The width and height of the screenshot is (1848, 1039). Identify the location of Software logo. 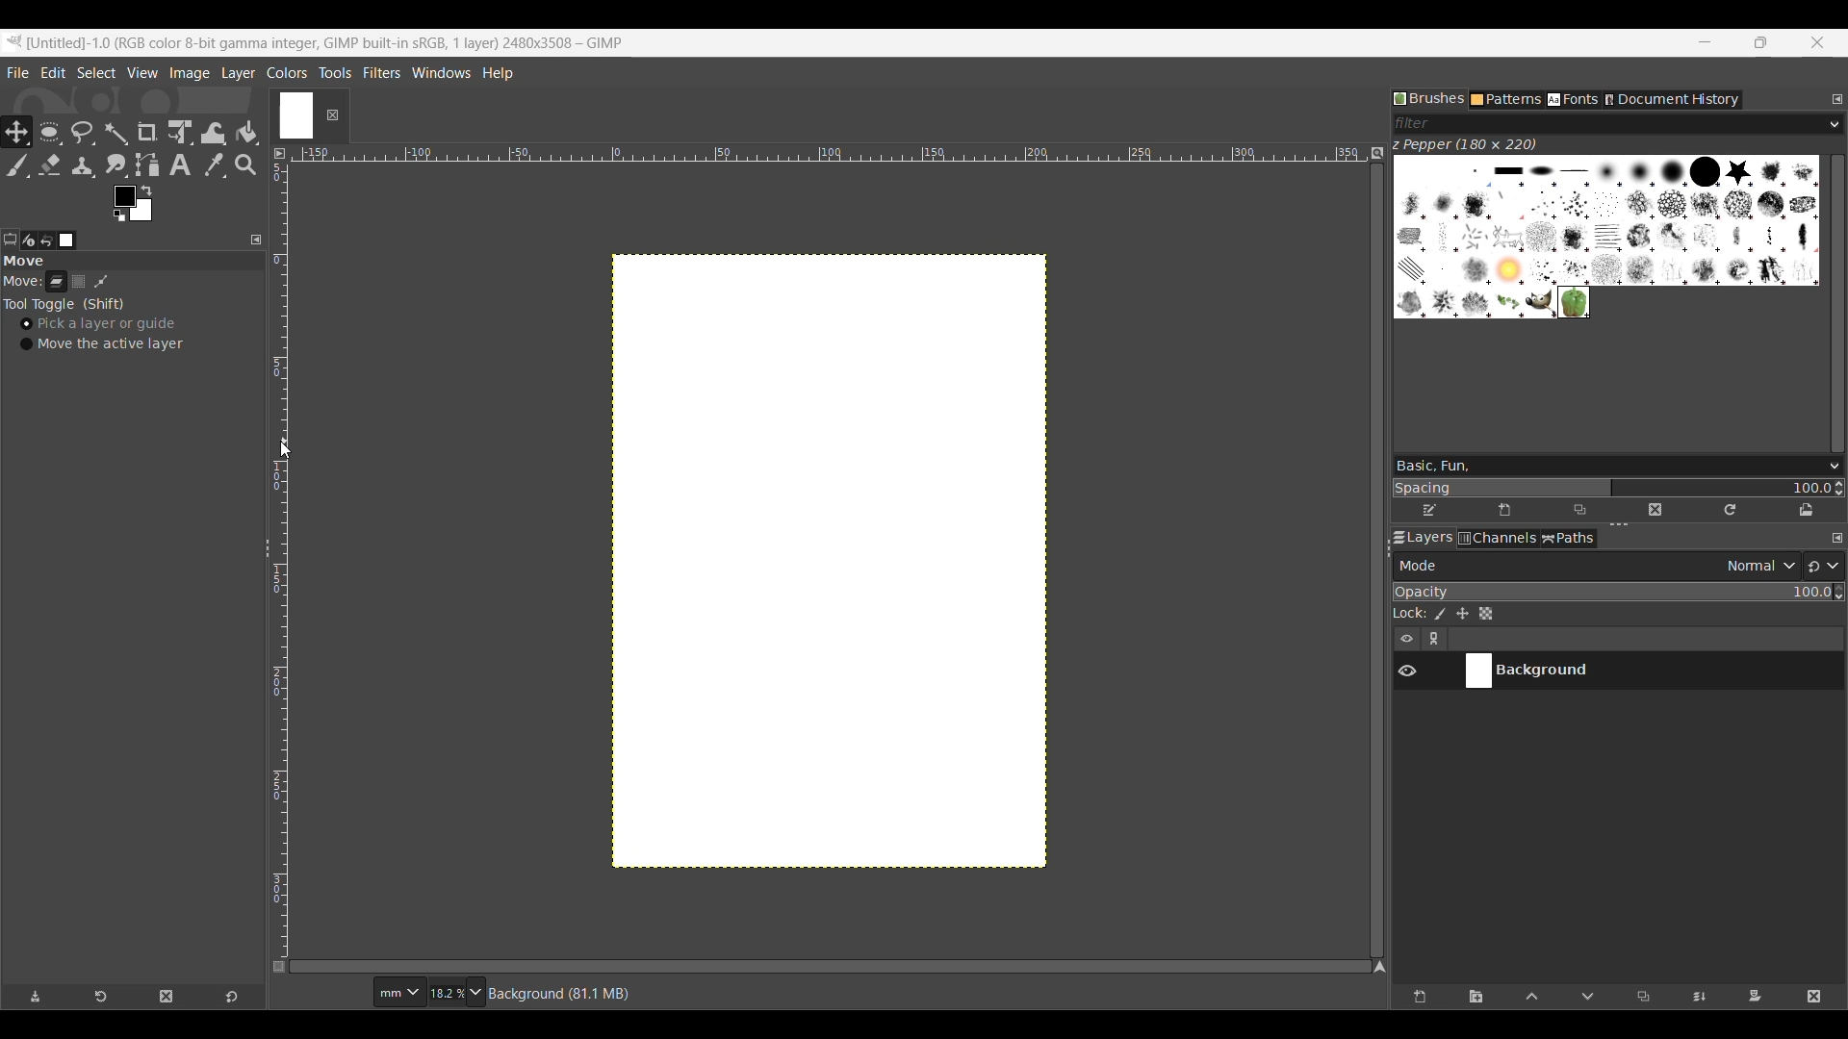
(14, 41).